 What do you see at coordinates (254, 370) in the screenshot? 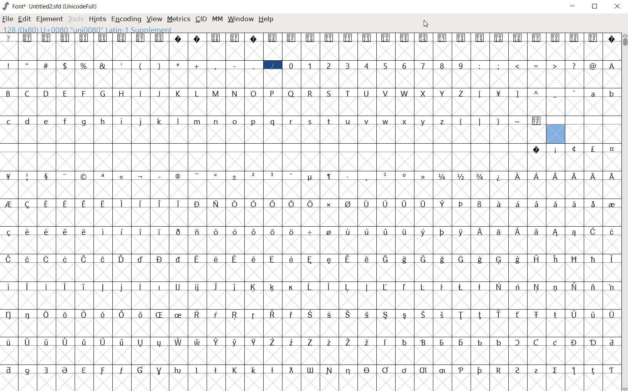
I see `glyph` at bounding box center [254, 370].